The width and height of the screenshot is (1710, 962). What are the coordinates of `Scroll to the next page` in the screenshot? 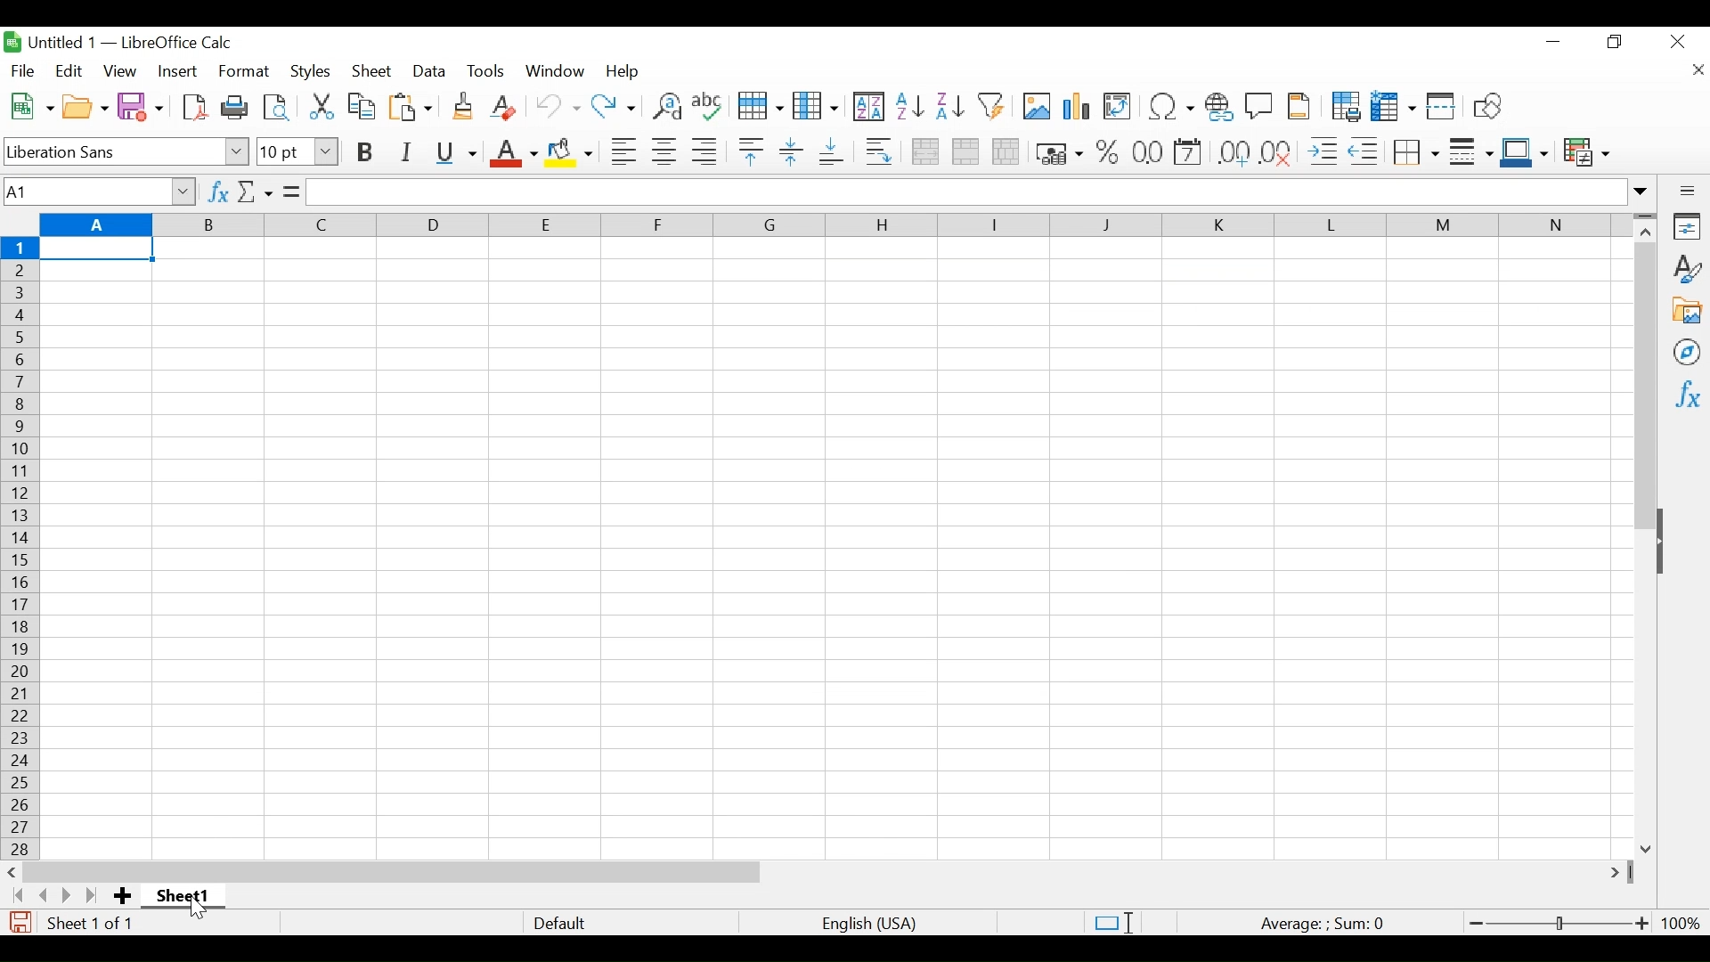 It's located at (70, 895).